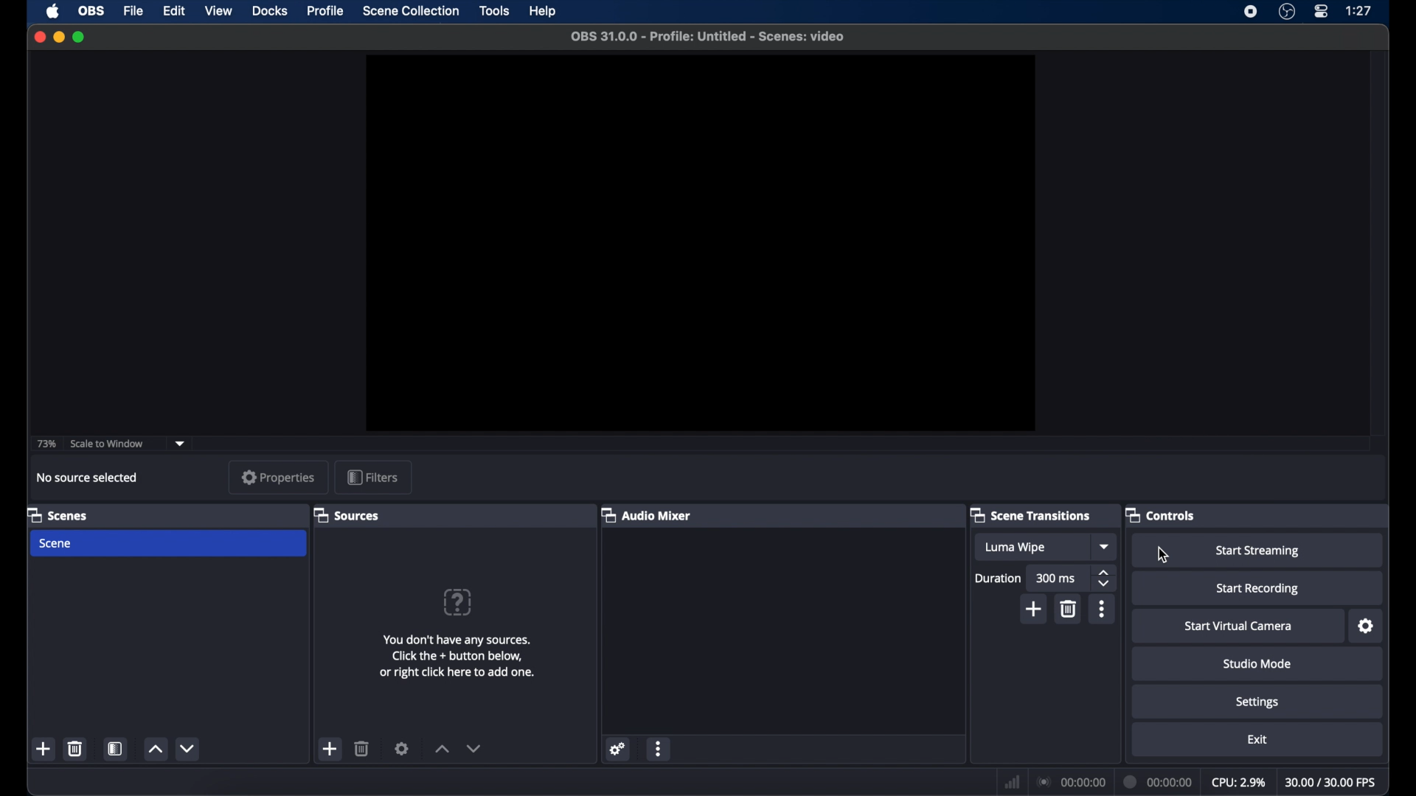  Describe the element at coordinates (1333, 782) in the screenshot. I see `fps` at that location.